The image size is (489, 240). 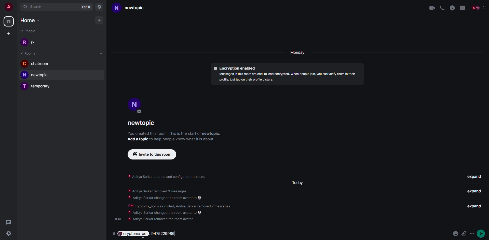 I want to click on Today, so click(x=297, y=183).